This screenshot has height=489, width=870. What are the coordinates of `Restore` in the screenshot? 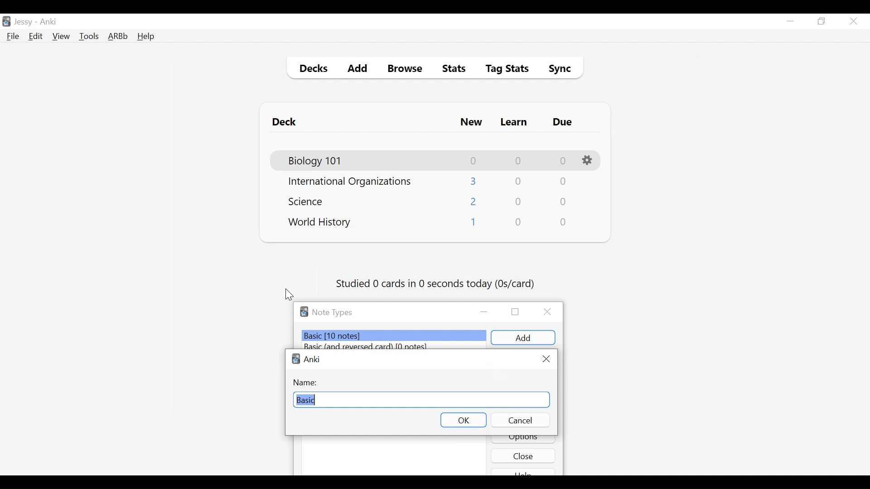 It's located at (822, 22).